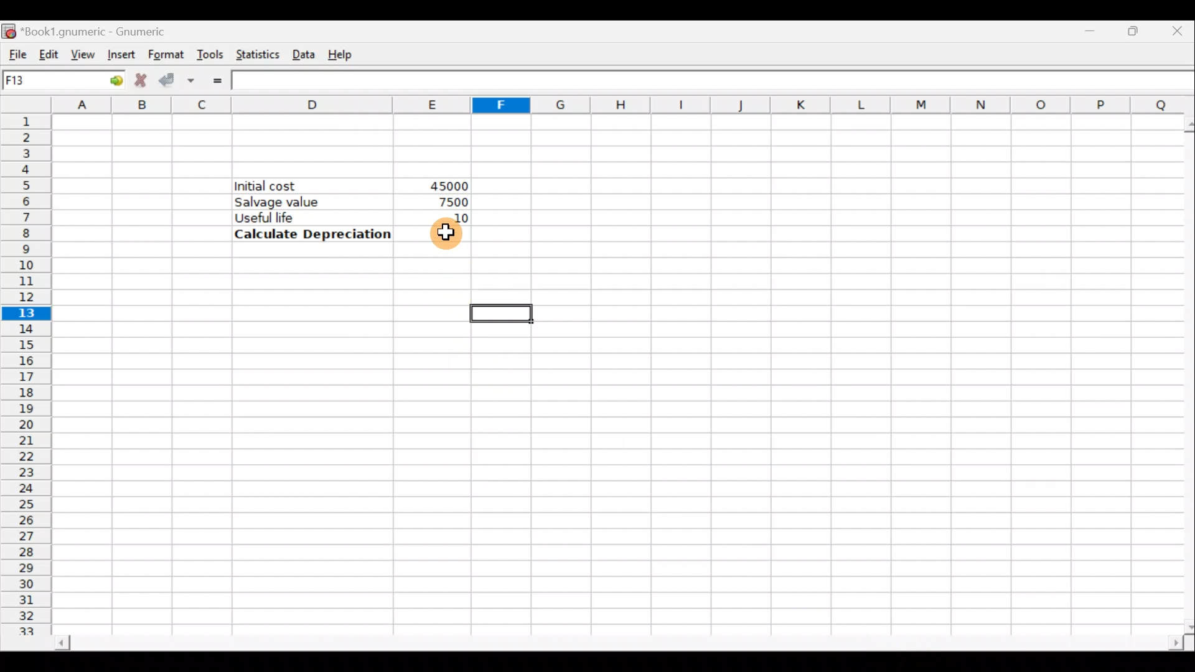 Image resolution: width=1195 pixels, height=672 pixels. I want to click on Salvage value, so click(302, 202).